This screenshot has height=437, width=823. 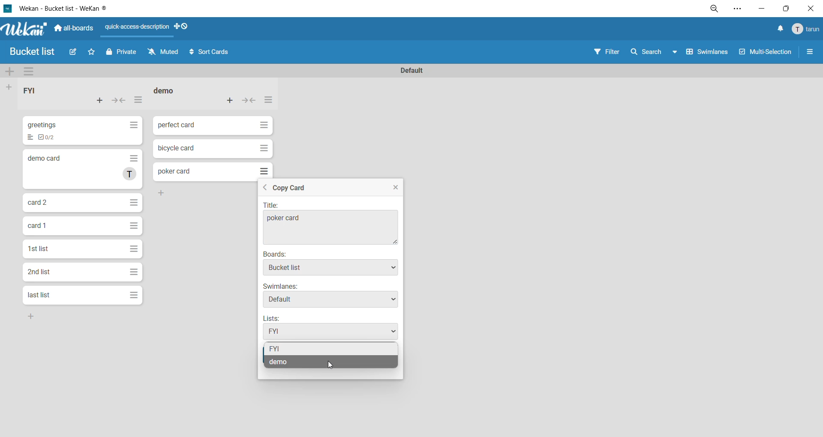 I want to click on Wekan - Bucket list - WeKan, so click(x=59, y=9).